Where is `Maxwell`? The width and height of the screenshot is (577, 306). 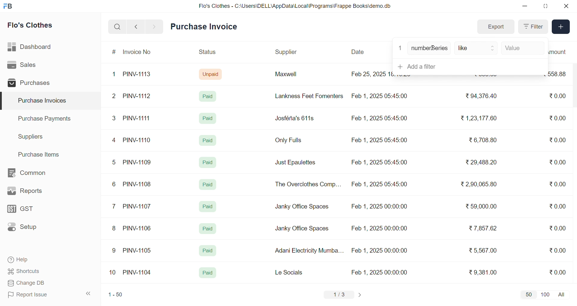 Maxwell is located at coordinates (293, 76).